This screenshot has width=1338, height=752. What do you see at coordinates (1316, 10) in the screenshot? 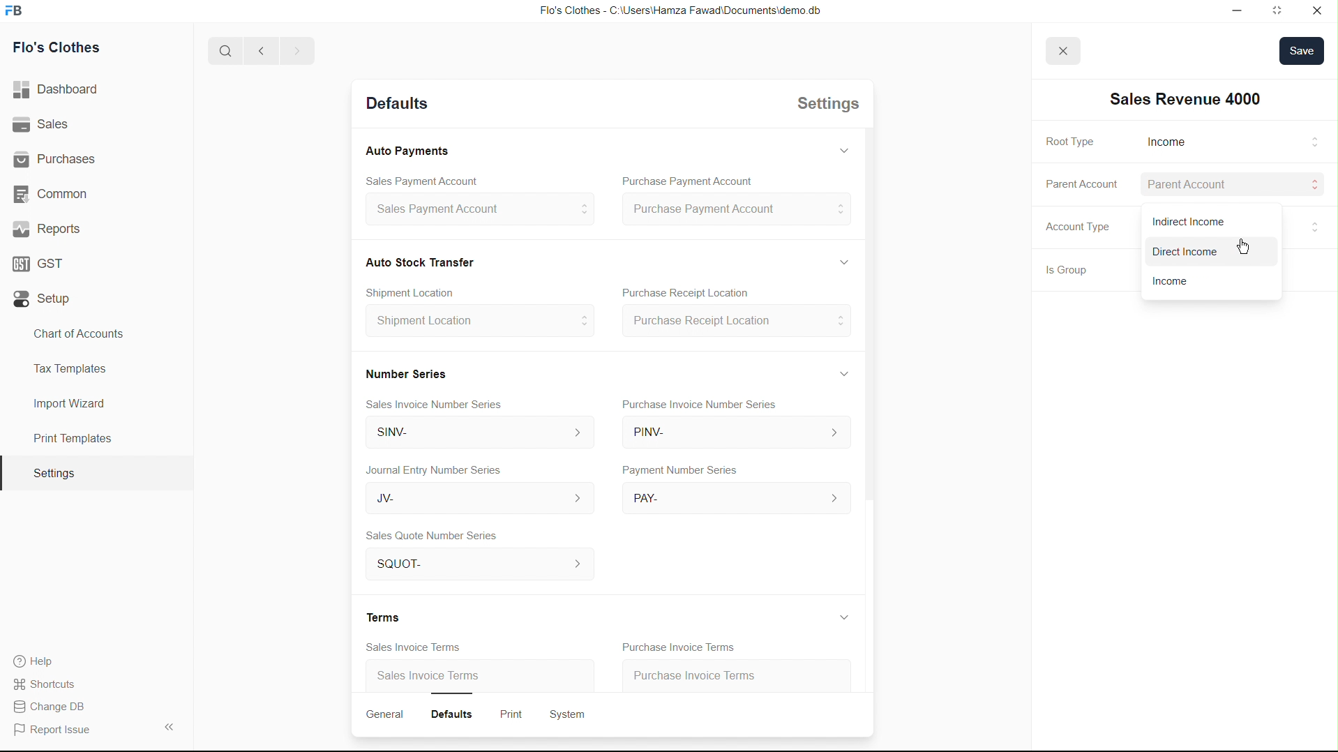
I see `Close` at bounding box center [1316, 10].